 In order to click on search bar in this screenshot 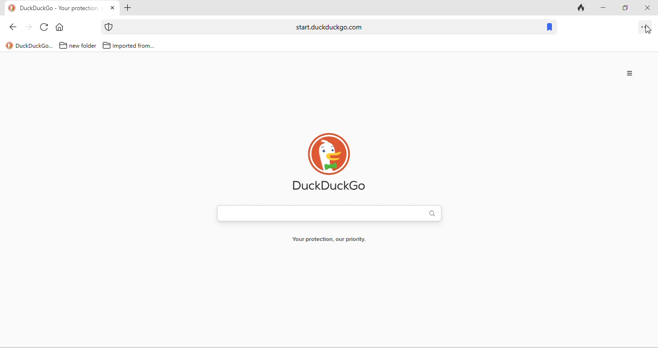, I will do `click(328, 211)`.